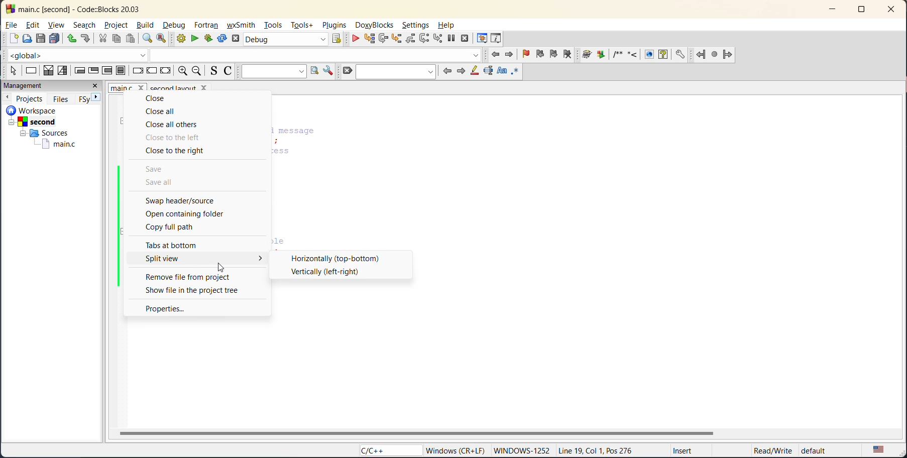 Image resolution: width=907 pixels, height=458 pixels. I want to click on previous, so click(447, 72).